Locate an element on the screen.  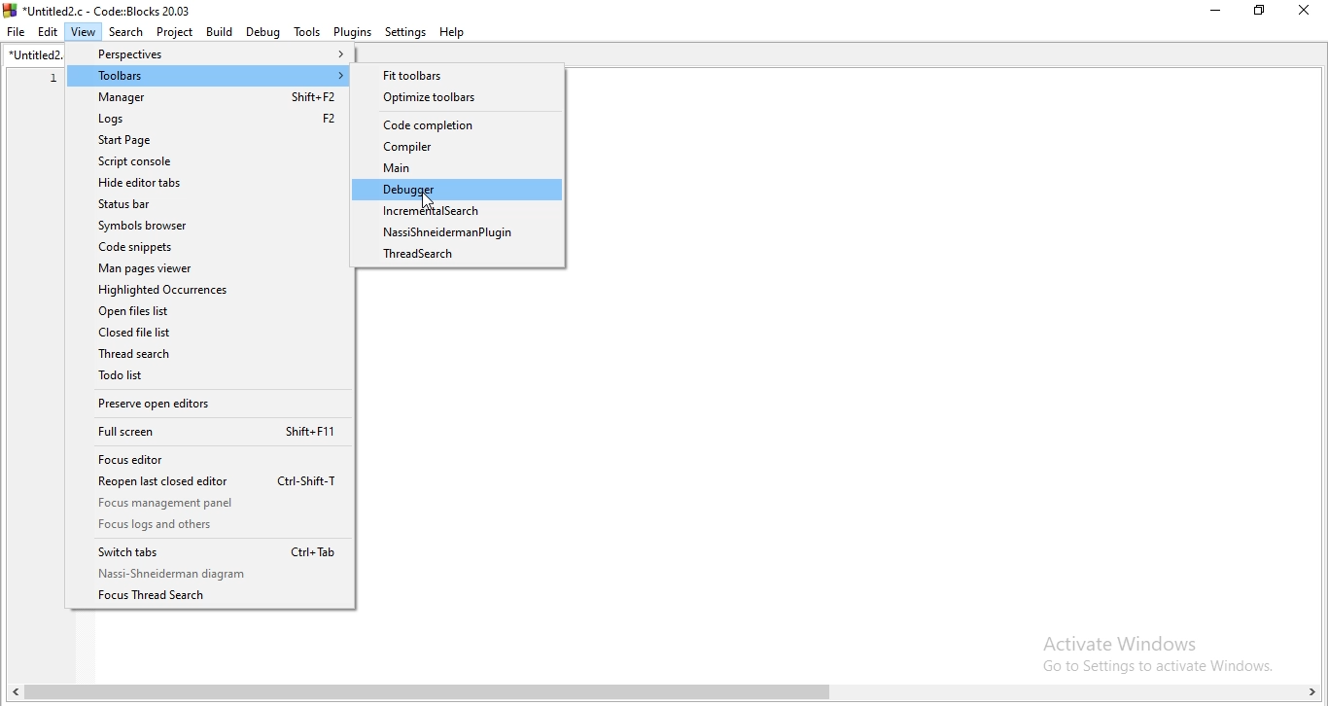
Nas-Shneiderman diagram is located at coordinates (221, 575).